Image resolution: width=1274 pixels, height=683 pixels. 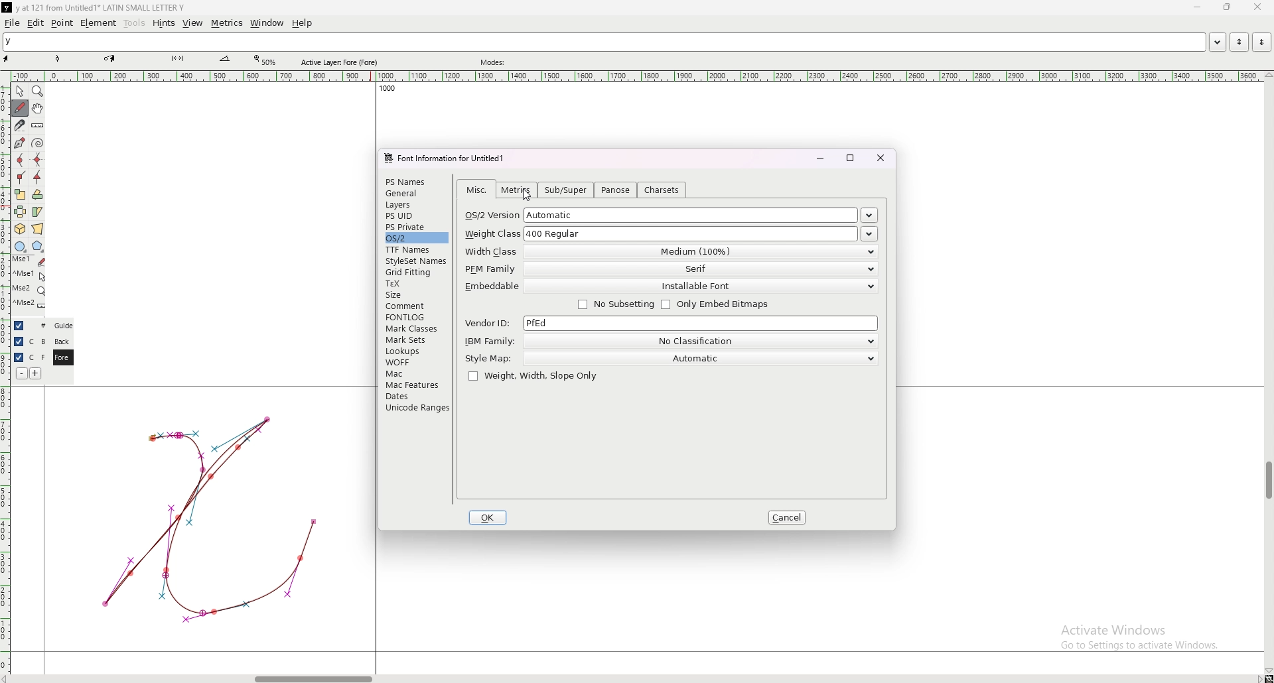 I want to click on add layer, so click(x=36, y=373).